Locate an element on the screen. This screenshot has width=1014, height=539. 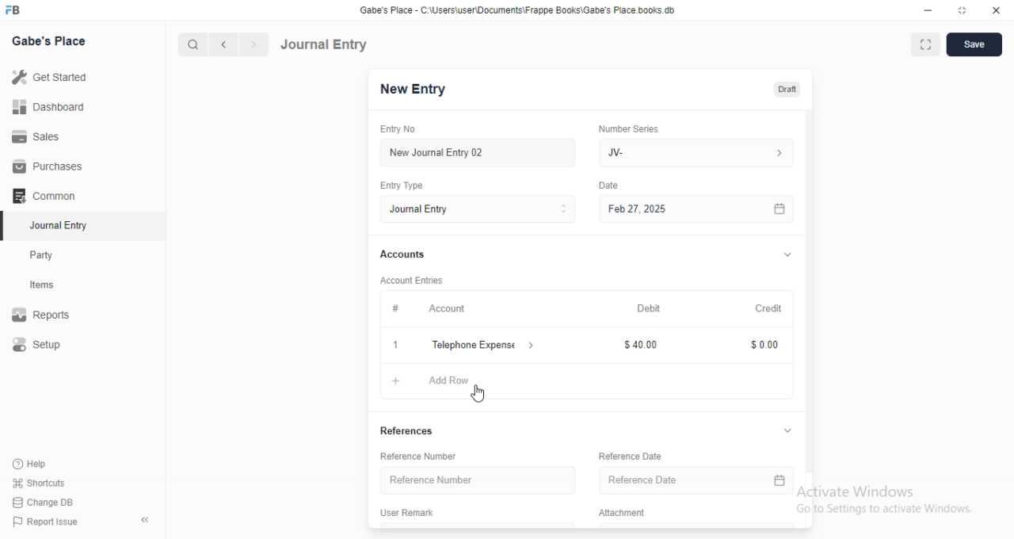
New Journal Entry 02 is located at coordinates (479, 153).